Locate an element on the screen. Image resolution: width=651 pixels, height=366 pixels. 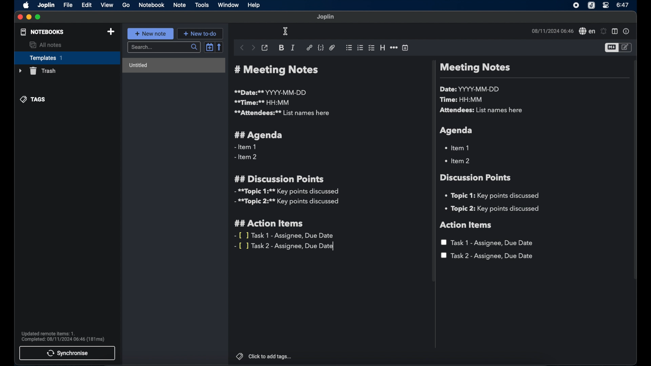
## action items is located at coordinates (271, 224).